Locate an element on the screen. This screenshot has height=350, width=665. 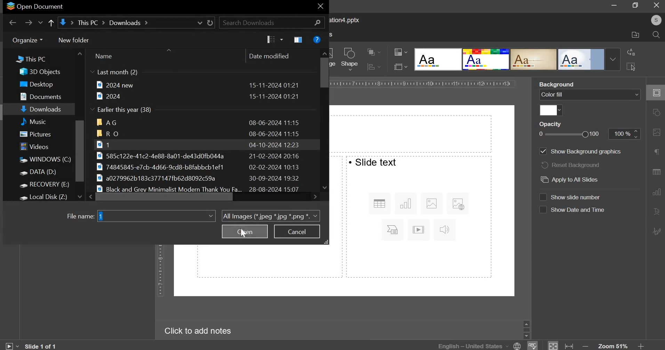
text art is located at coordinates (656, 212).